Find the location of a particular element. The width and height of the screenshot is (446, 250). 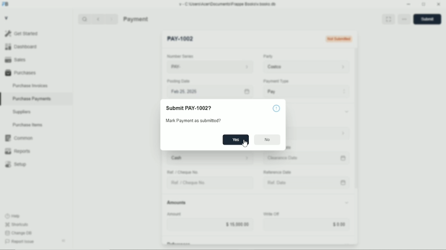

info is located at coordinates (276, 108).